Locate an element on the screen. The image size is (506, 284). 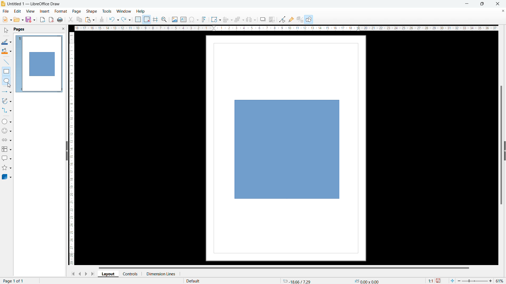
display grid is located at coordinates (138, 19).